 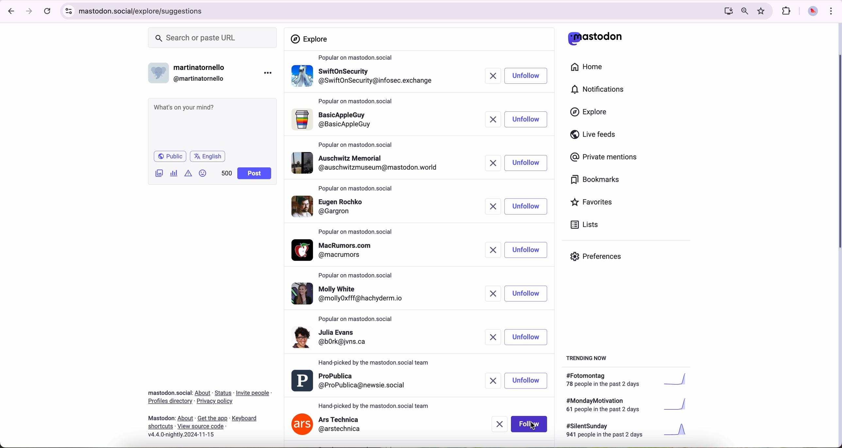 What do you see at coordinates (526, 76) in the screenshot?
I see `click on follow button` at bounding box center [526, 76].